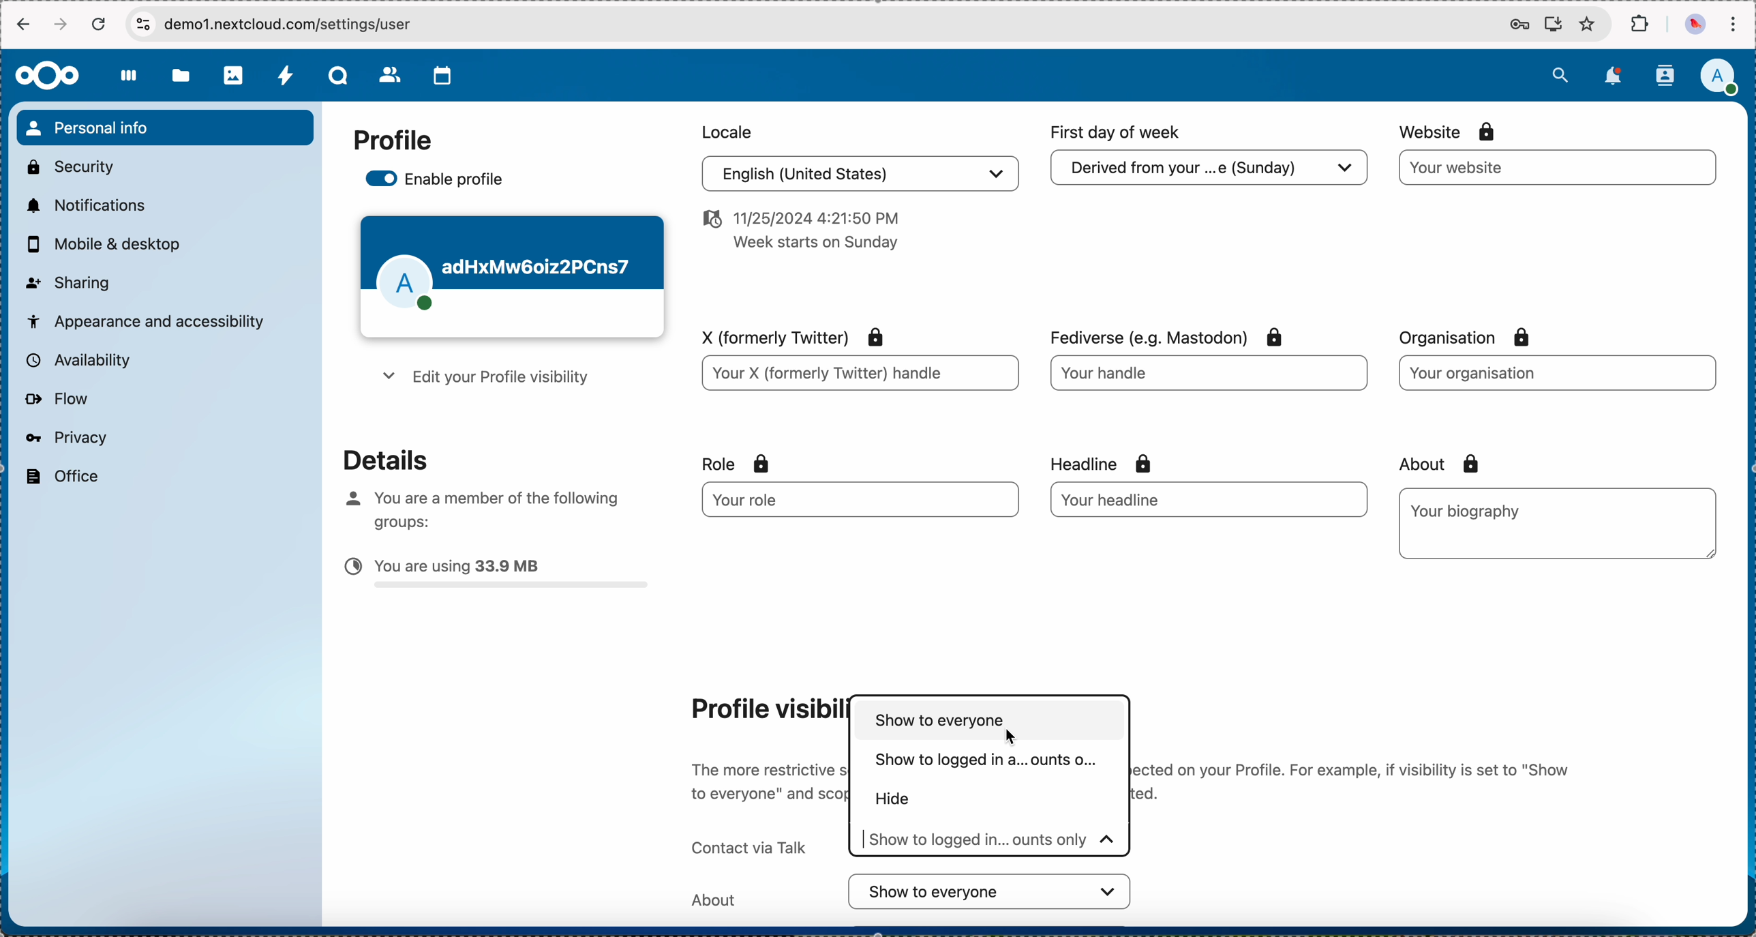  I want to click on edit your profile visibility, so click(482, 380).